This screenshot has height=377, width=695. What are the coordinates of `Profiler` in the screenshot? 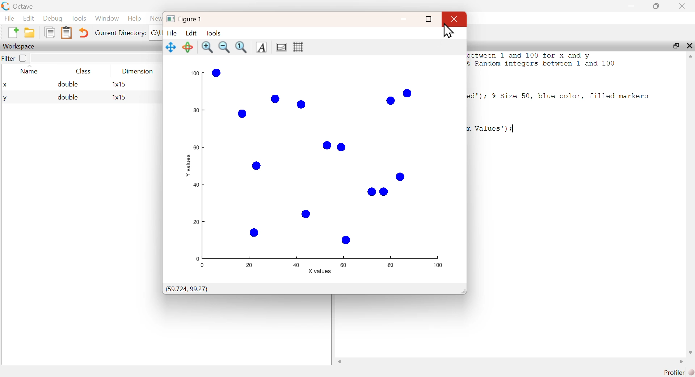 It's located at (679, 372).